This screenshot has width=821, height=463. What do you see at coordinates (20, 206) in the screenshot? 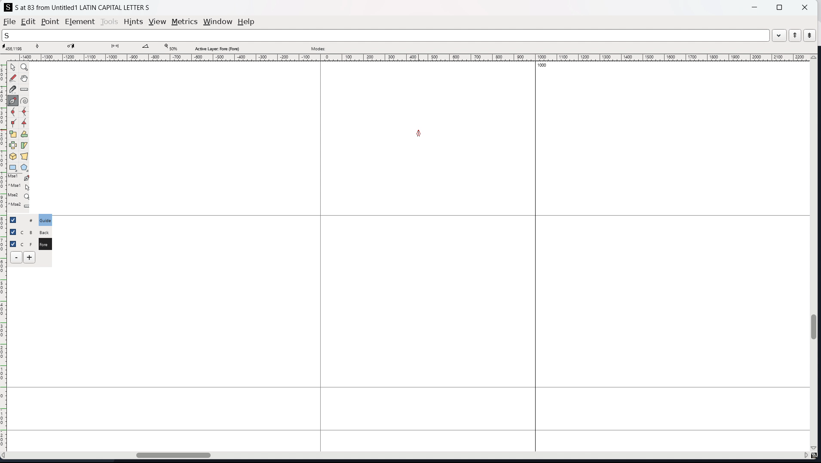
I see `^Mse2` at bounding box center [20, 206].